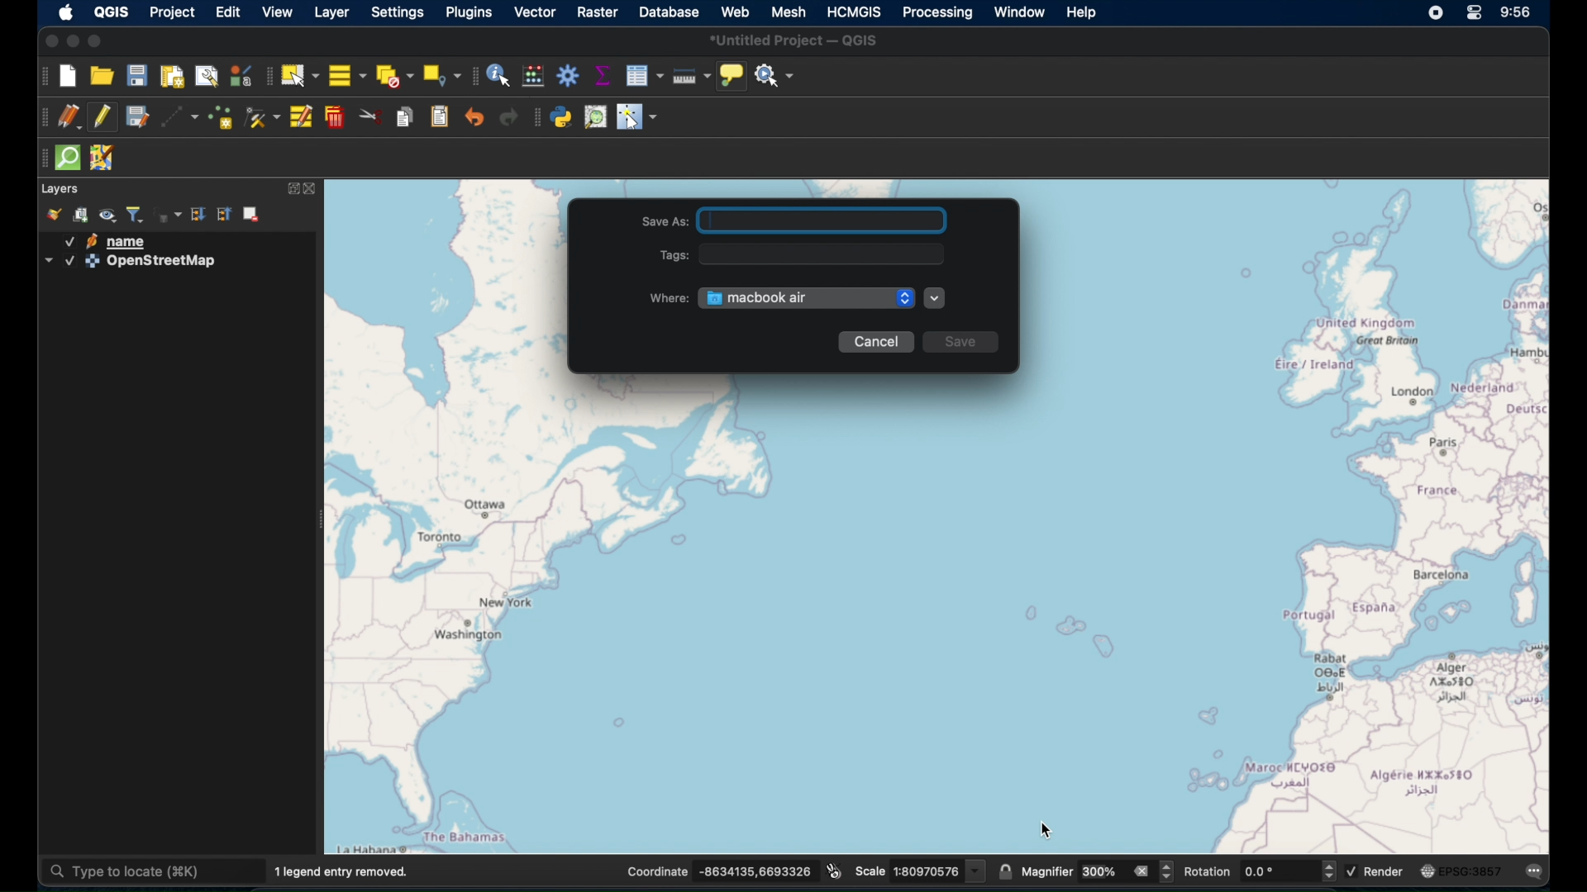 The width and height of the screenshot is (1587, 892). What do you see at coordinates (180, 119) in the screenshot?
I see `digitize with segment` at bounding box center [180, 119].